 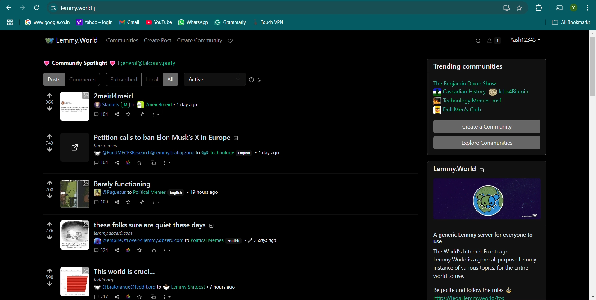 I want to click on Stamets M to 2 meirl4meirl 1 day ago, so click(x=150, y=105).